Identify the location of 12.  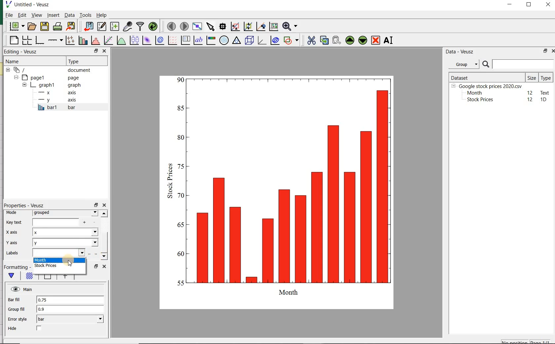
(531, 100).